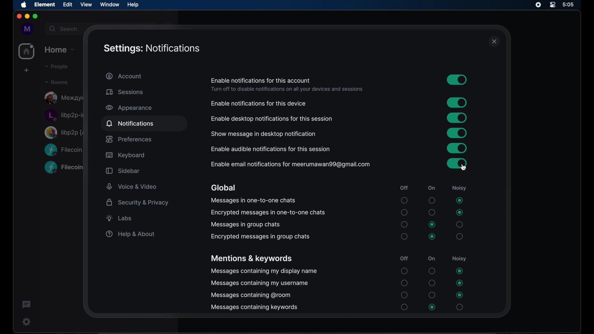 The height and width of the screenshot is (334, 594). I want to click on toggle button, so click(457, 163).